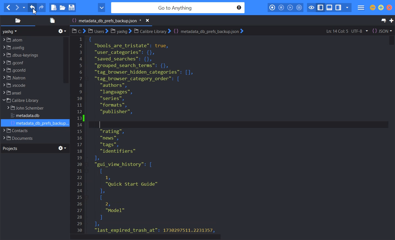 The width and height of the screenshot is (395, 240). I want to click on Show/Hide right pane, so click(338, 8).